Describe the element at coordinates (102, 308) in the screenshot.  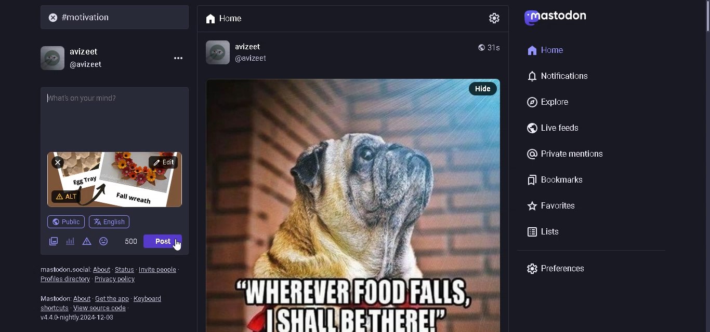
I see `view source code` at that location.